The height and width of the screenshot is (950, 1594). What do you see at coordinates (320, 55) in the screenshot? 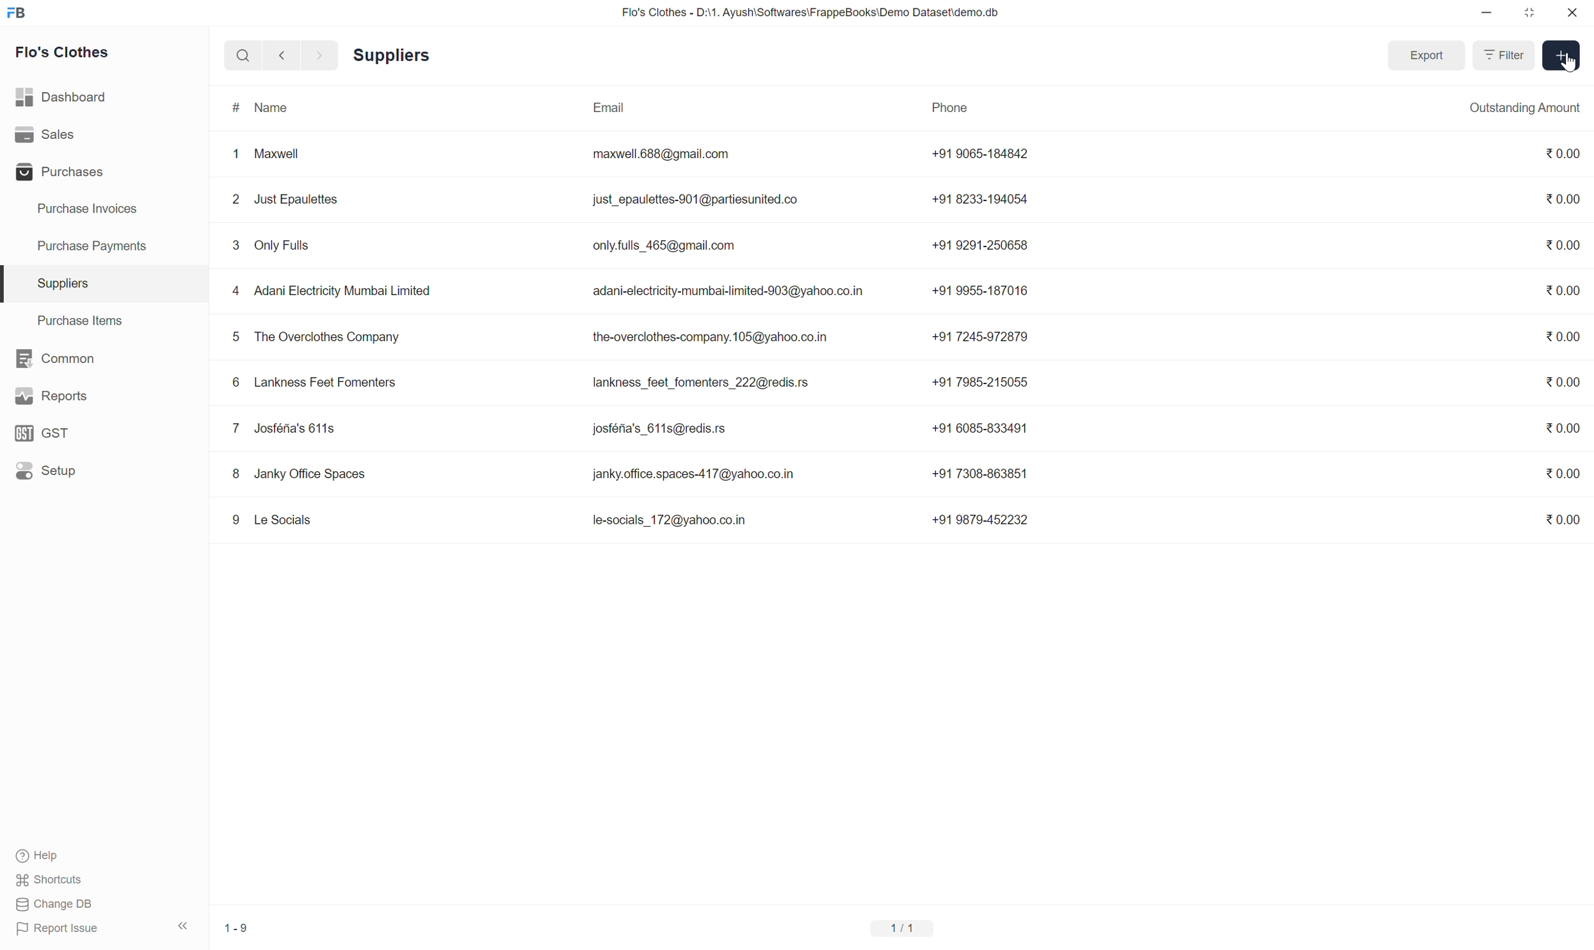
I see `Next` at bounding box center [320, 55].